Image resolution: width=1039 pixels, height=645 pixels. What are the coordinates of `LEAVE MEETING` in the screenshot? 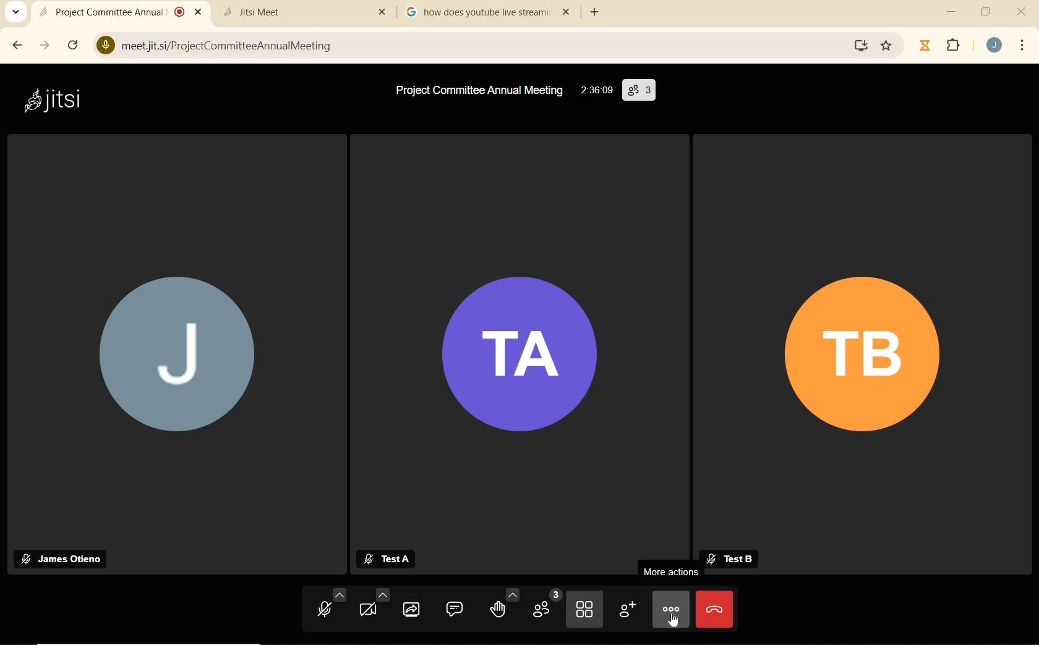 It's located at (716, 609).